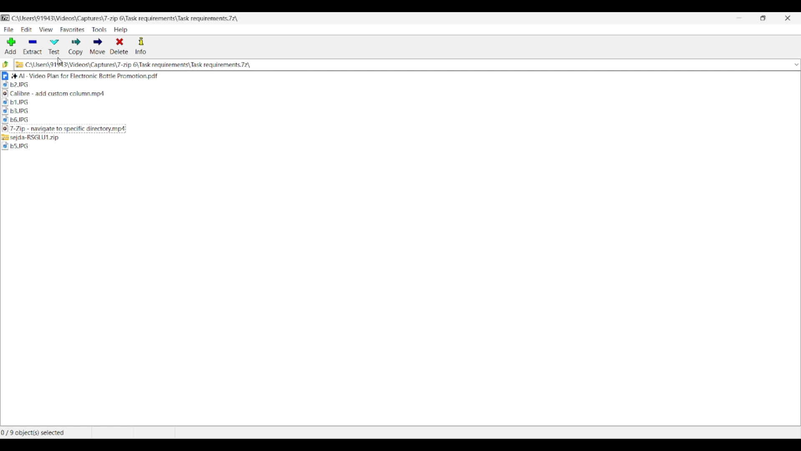  I want to click on Extract, so click(33, 47).